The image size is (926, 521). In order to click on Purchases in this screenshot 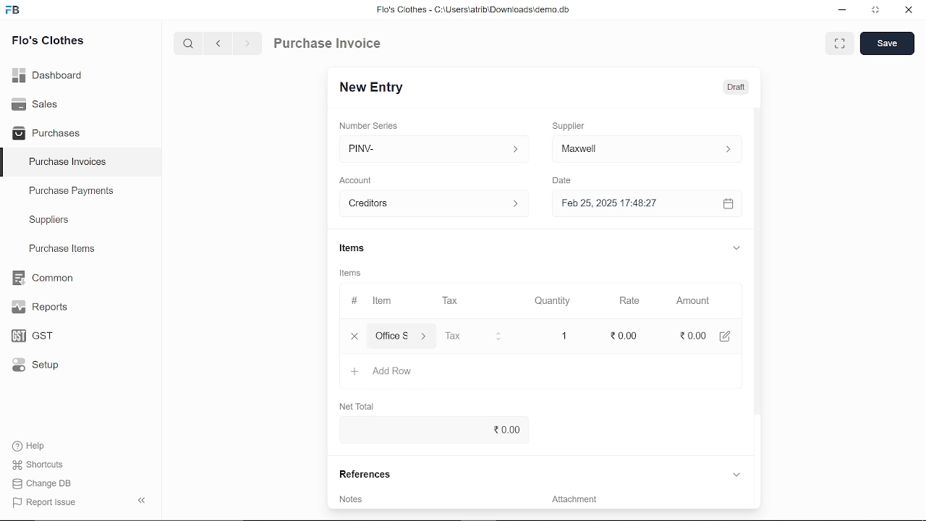, I will do `click(46, 132)`.